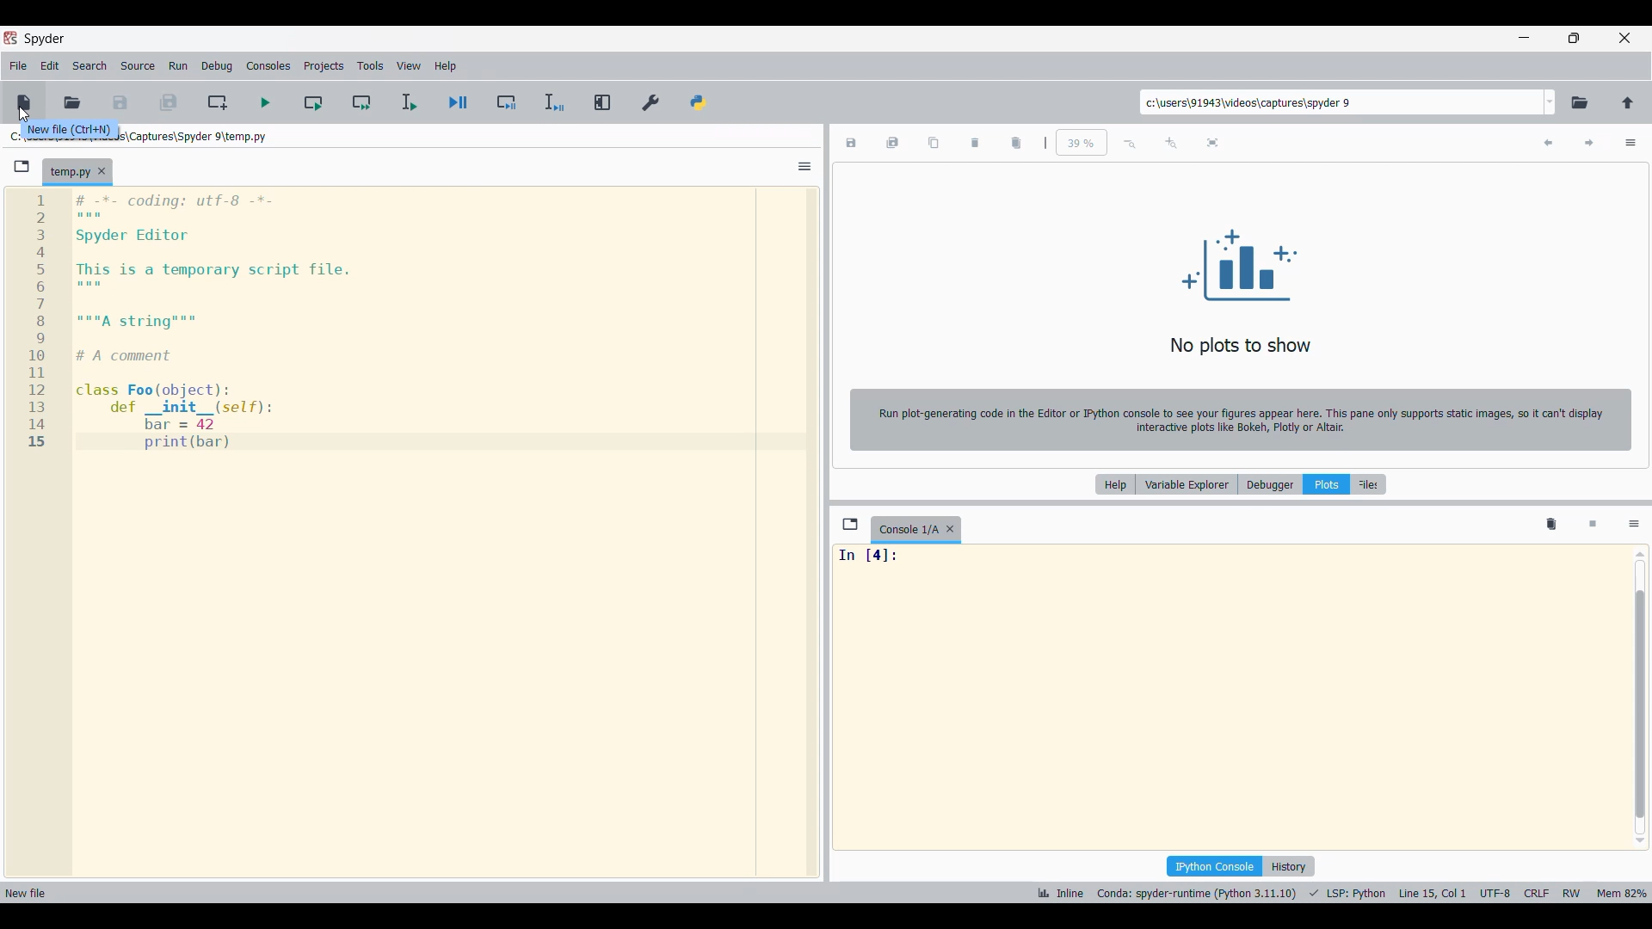 The image size is (1652, 929). What do you see at coordinates (1621, 892) in the screenshot?
I see `memory usage` at bounding box center [1621, 892].